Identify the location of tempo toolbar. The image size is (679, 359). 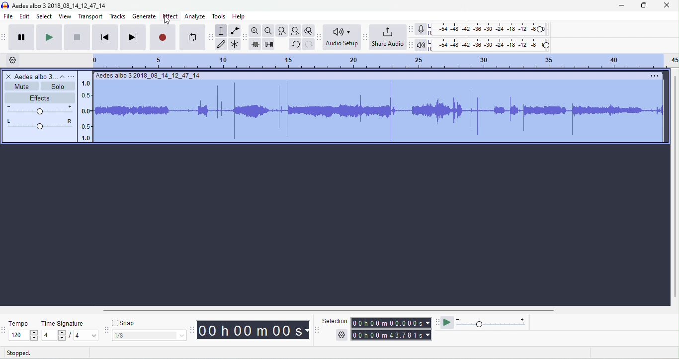
(4, 329).